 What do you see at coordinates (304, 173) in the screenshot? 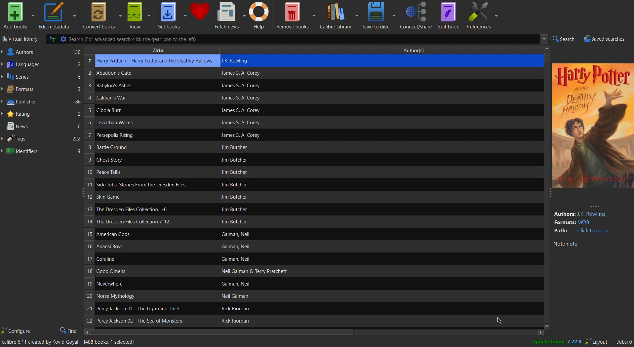
I see `Author’s name` at bounding box center [304, 173].